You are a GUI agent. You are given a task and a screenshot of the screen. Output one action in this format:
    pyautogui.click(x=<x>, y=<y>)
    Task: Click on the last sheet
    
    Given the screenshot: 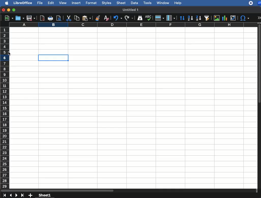 What is the action you would take?
    pyautogui.click(x=22, y=196)
    